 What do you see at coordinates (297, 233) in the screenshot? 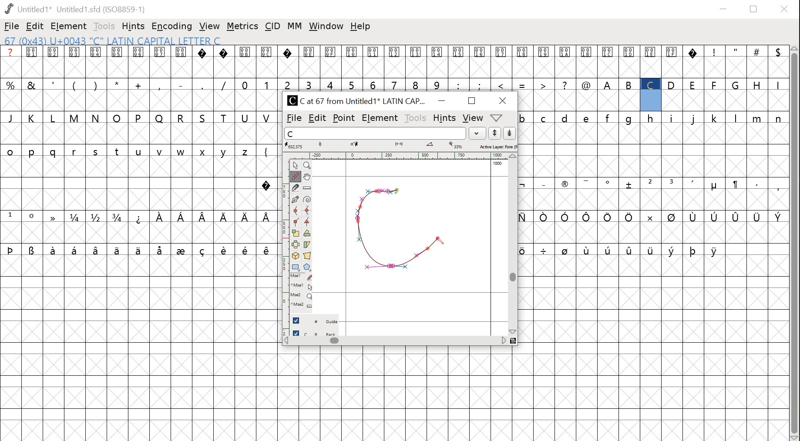
I see `scale` at bounding box center [297, 233].